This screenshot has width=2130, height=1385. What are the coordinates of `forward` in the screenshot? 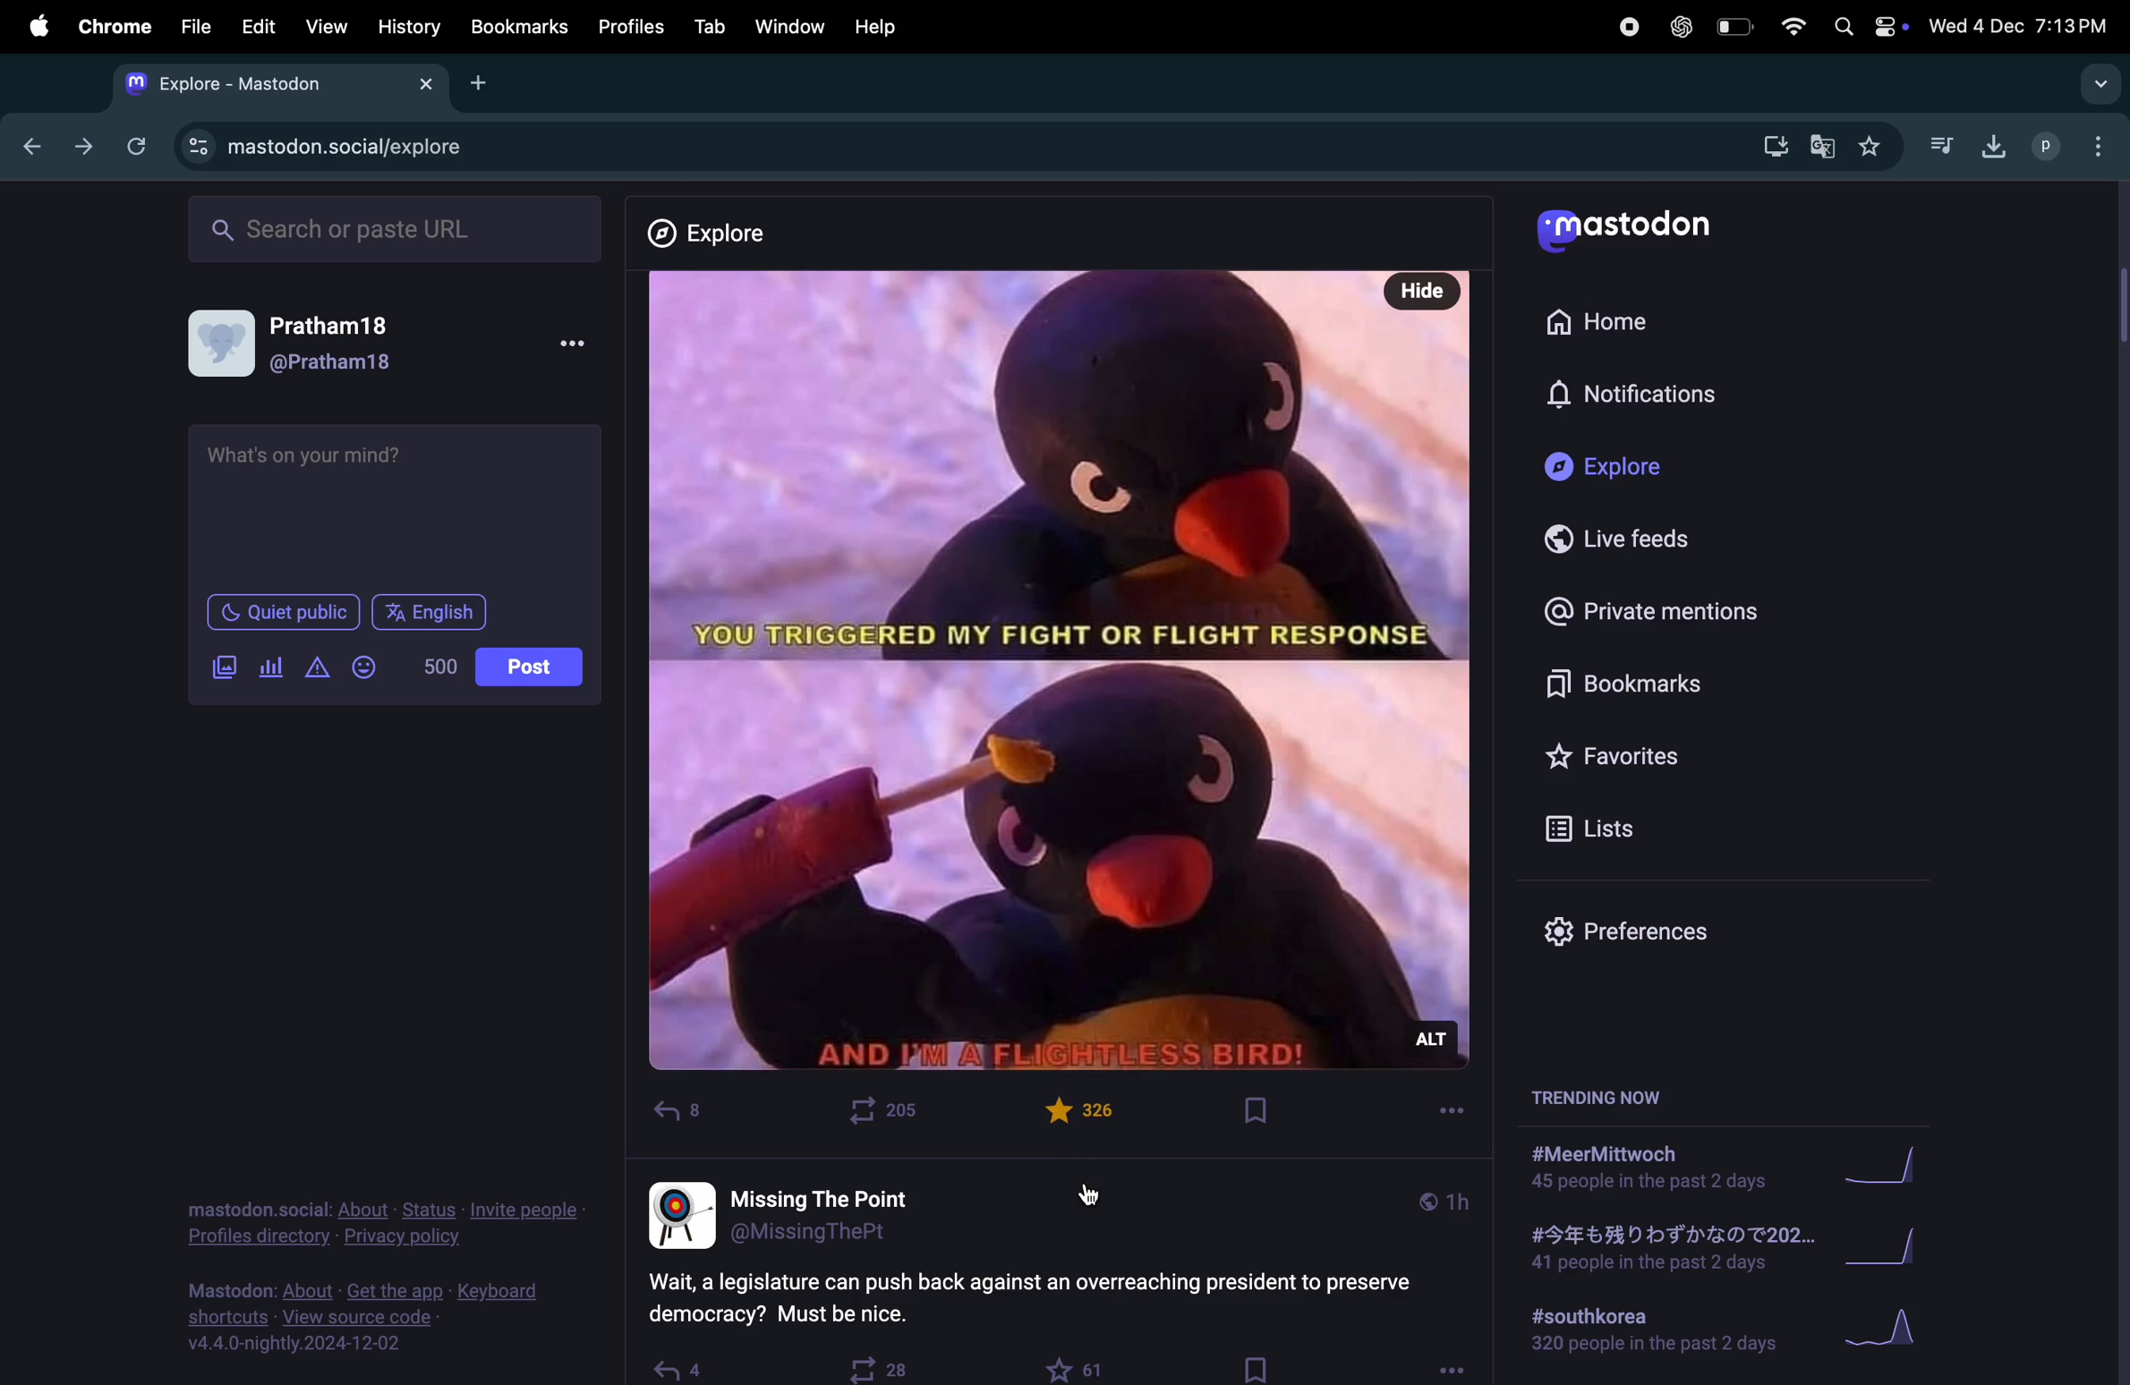 It's located at (81, 143).